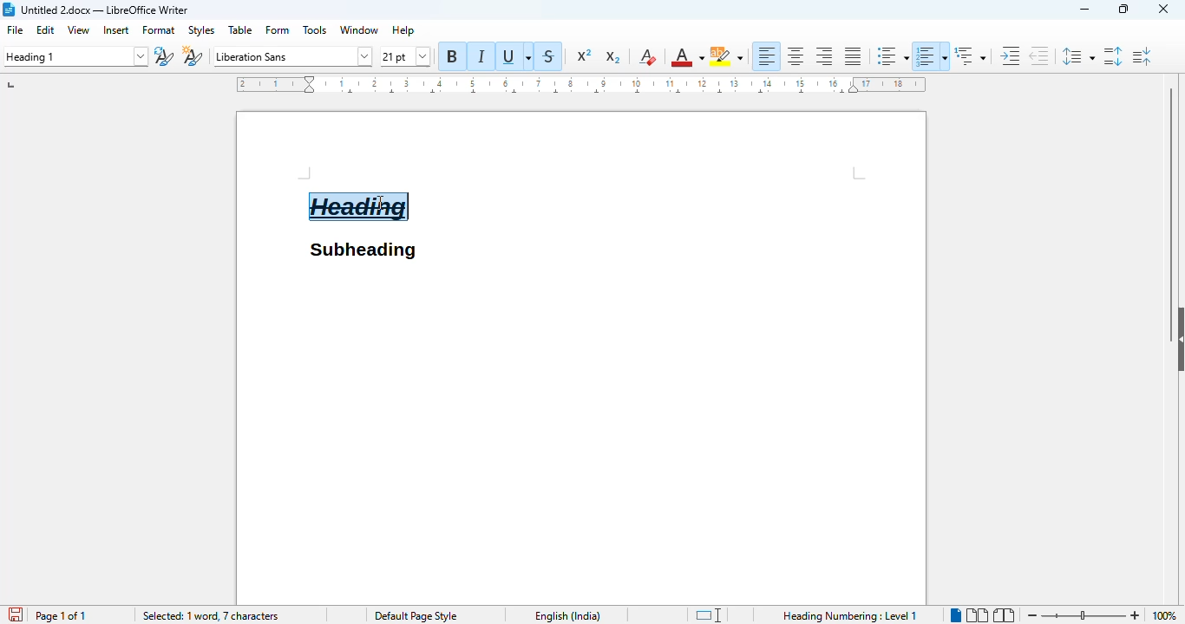  Describe the element at coordinates (164, 56) in the screenshot. I see `update selected style` at that location.